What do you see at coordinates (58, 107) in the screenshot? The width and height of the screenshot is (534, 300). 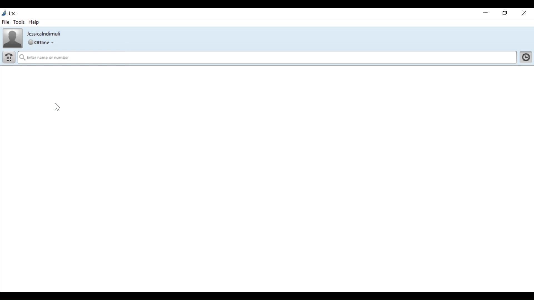 I see `cursor` at bounding box center [58, 107].